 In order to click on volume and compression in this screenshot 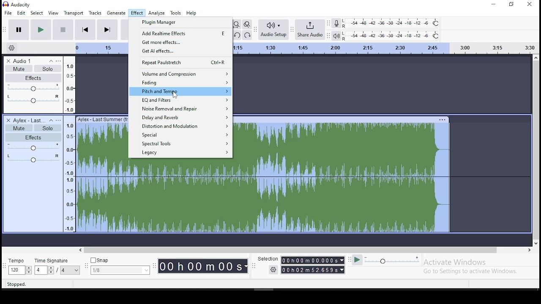, I will do `click(180, 73)`.